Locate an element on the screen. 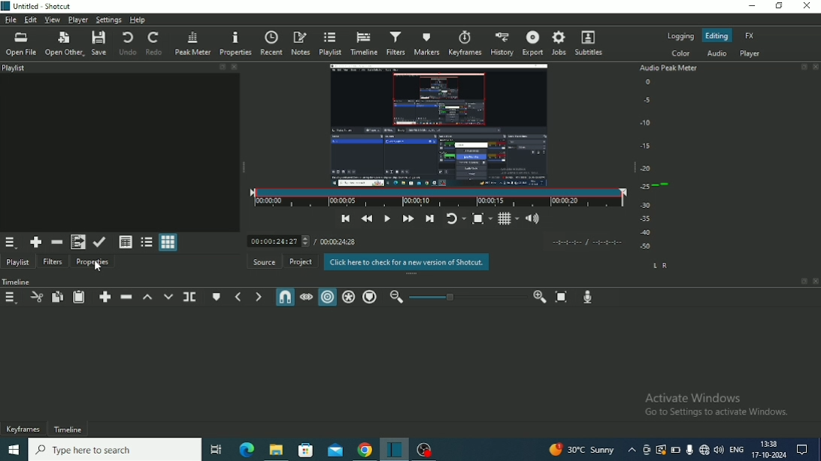  Ripple all tracks is located at coordinates (348, 297).